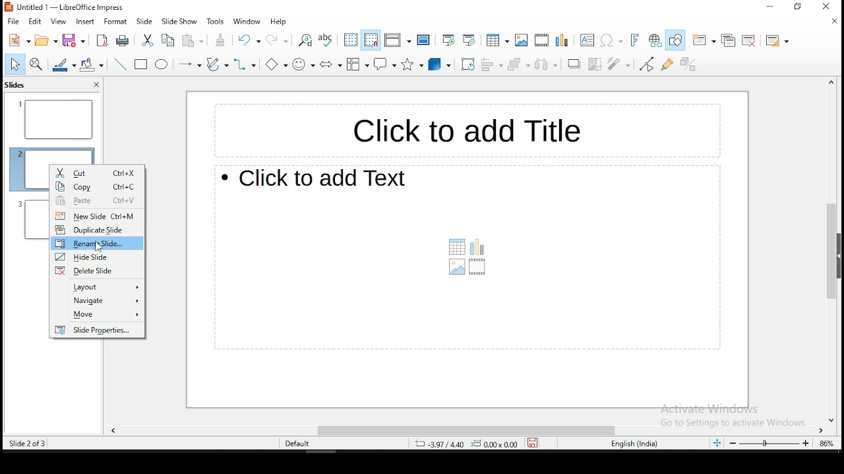  What do you see at coordinates (356, 65) in the screenshot?
I see `flowchart` at bounding box center [356, 65].